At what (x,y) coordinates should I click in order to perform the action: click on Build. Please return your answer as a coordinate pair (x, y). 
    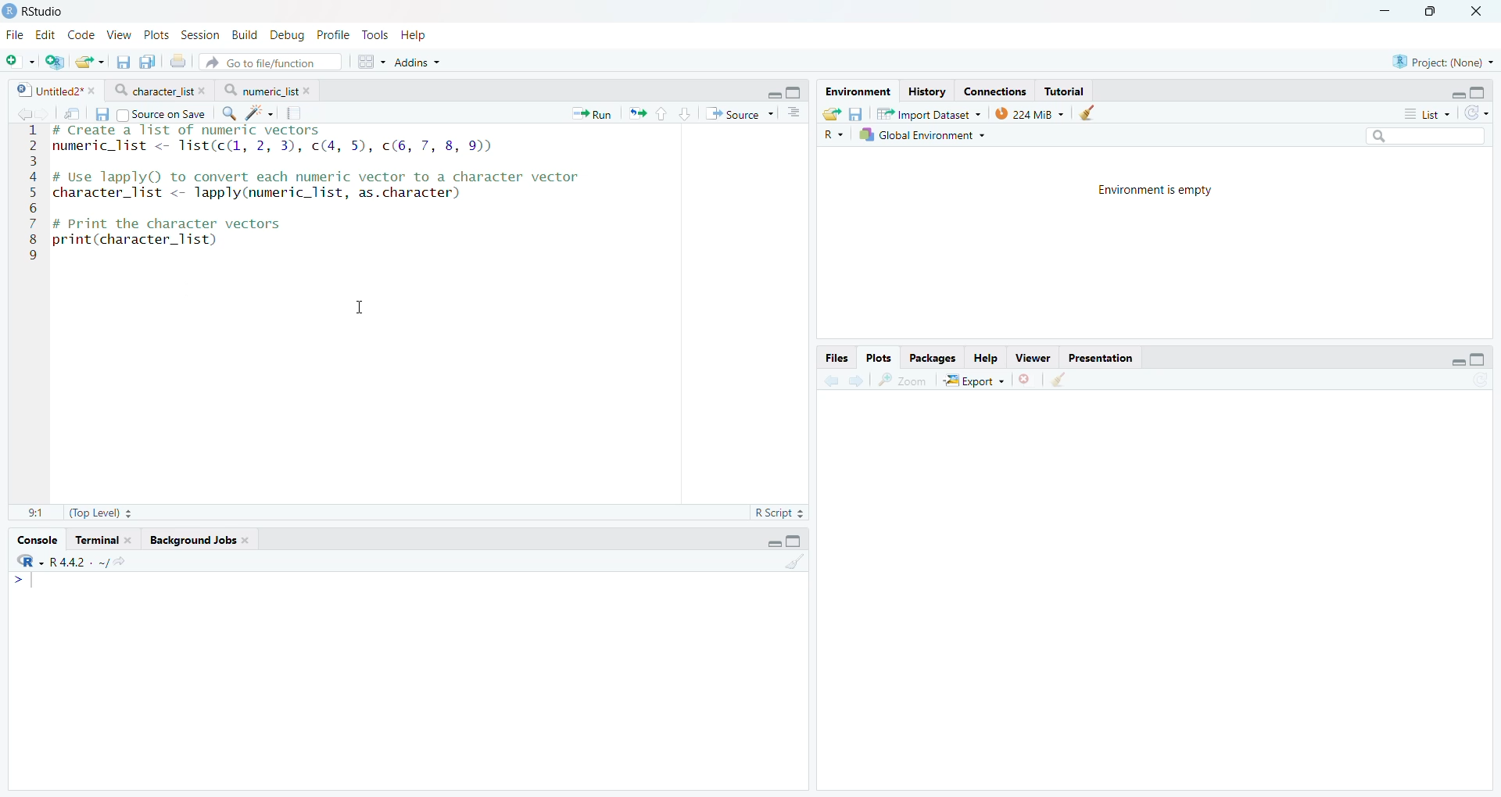
    Looking at the image, I should click on (245, 34).